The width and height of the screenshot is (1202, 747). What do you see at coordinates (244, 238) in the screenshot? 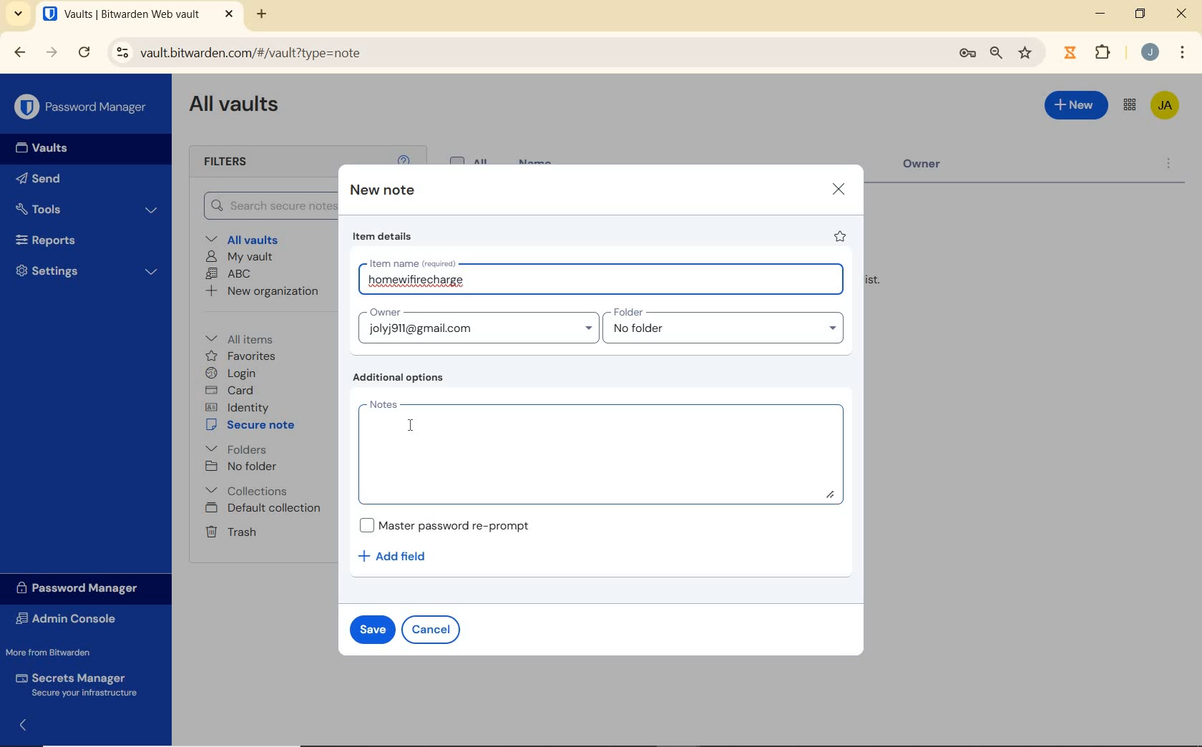
I see `All vaults` at bounding box center [244, 238].